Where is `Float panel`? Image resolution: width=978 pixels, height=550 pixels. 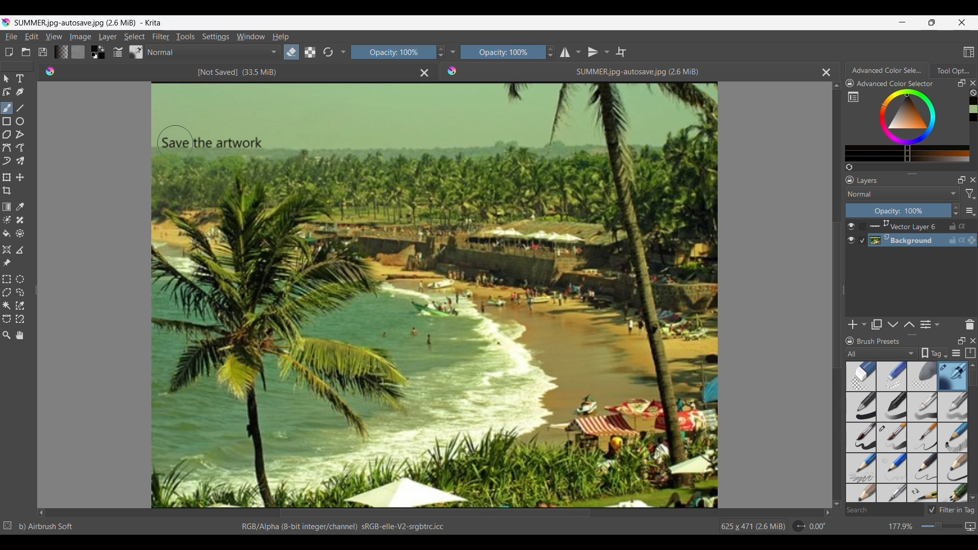
Float panel is located at coordinates (960, 341).